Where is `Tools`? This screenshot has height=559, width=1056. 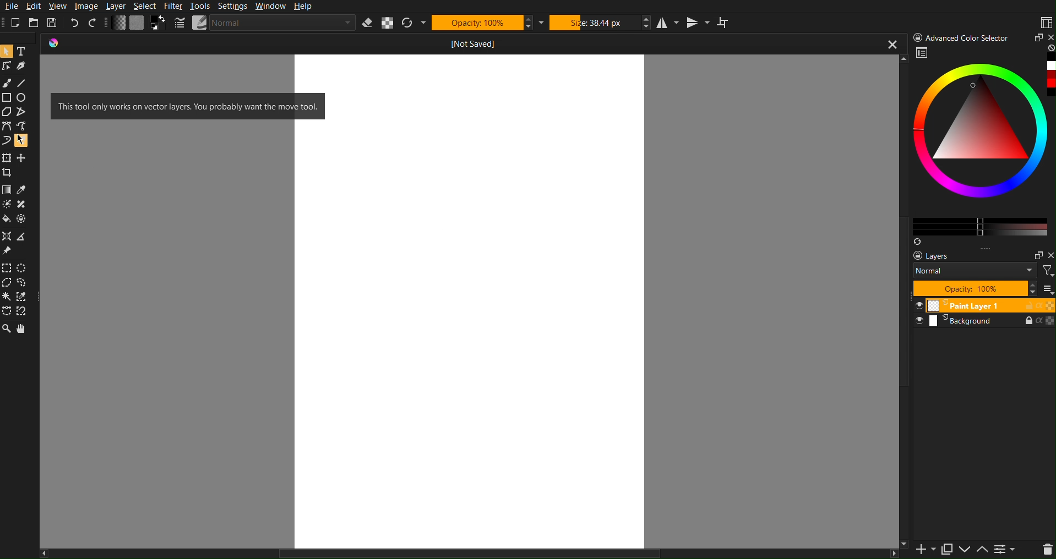
Tools is located at coordinates (203, 7).